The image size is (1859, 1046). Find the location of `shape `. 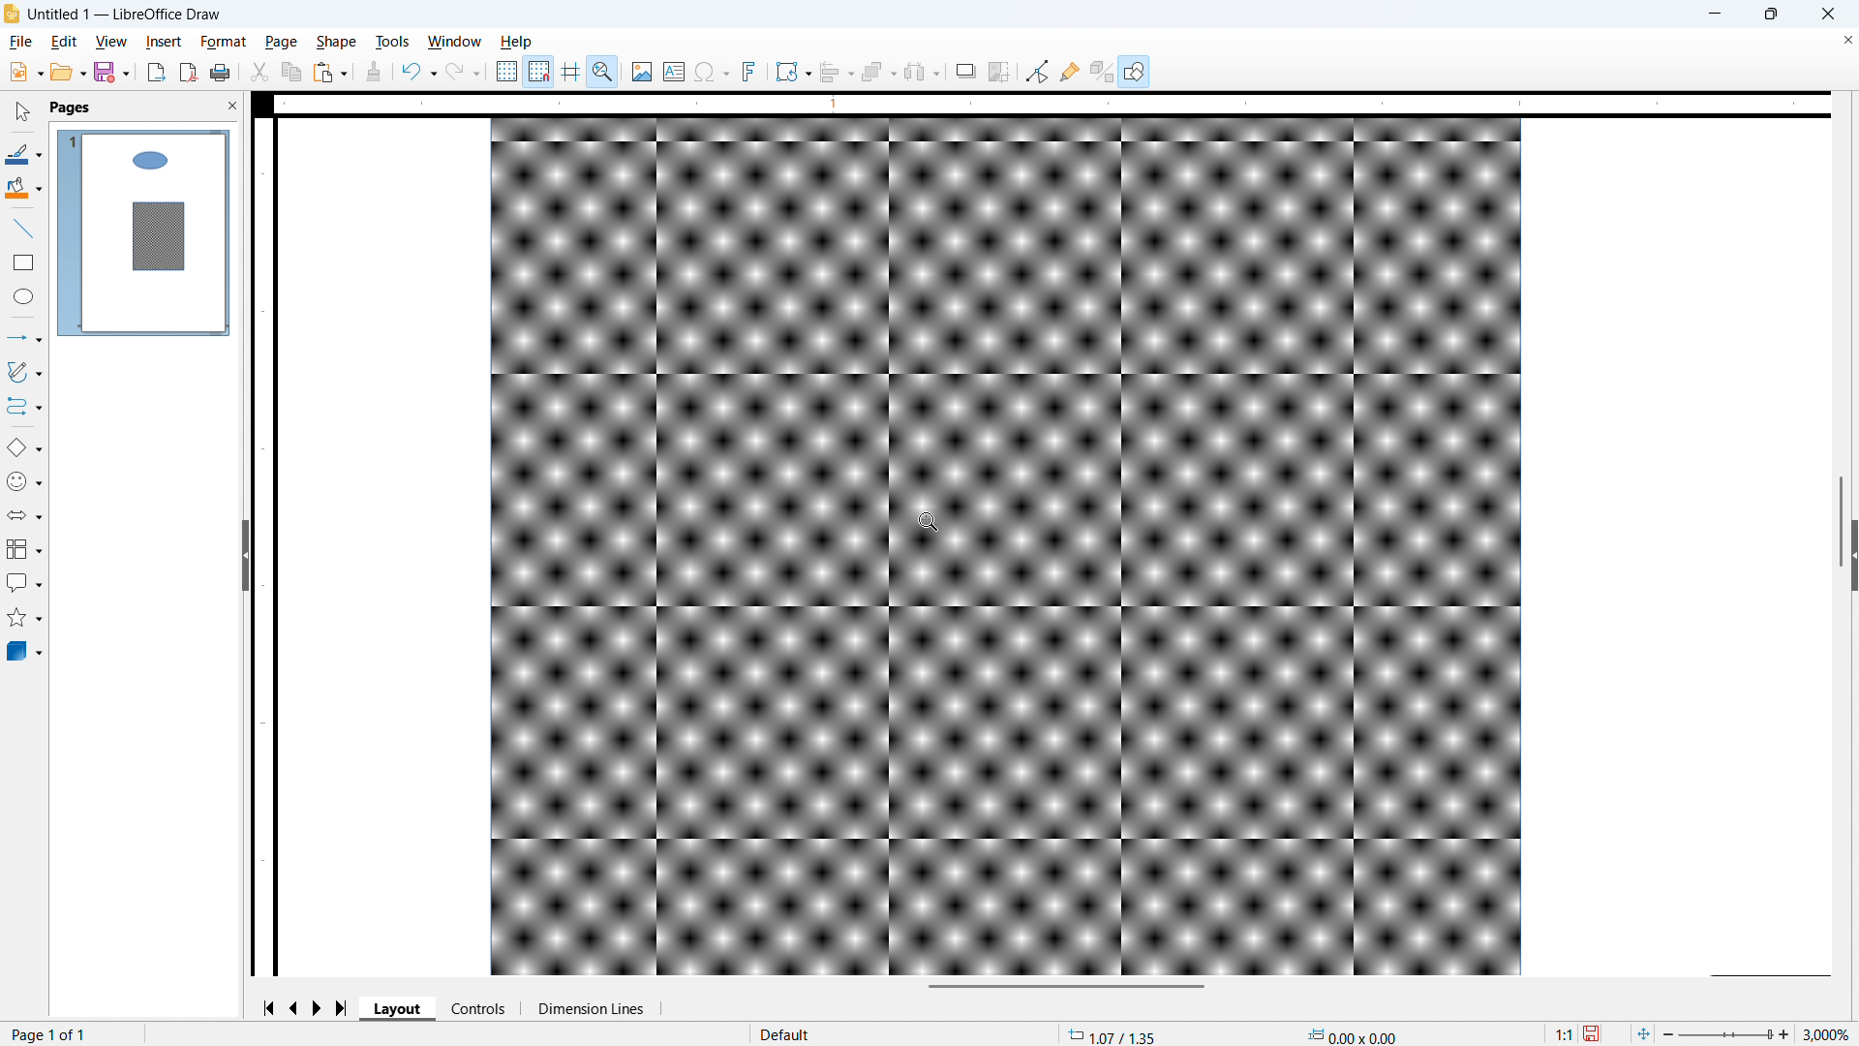

shape  is located at coordinates (337, 43).